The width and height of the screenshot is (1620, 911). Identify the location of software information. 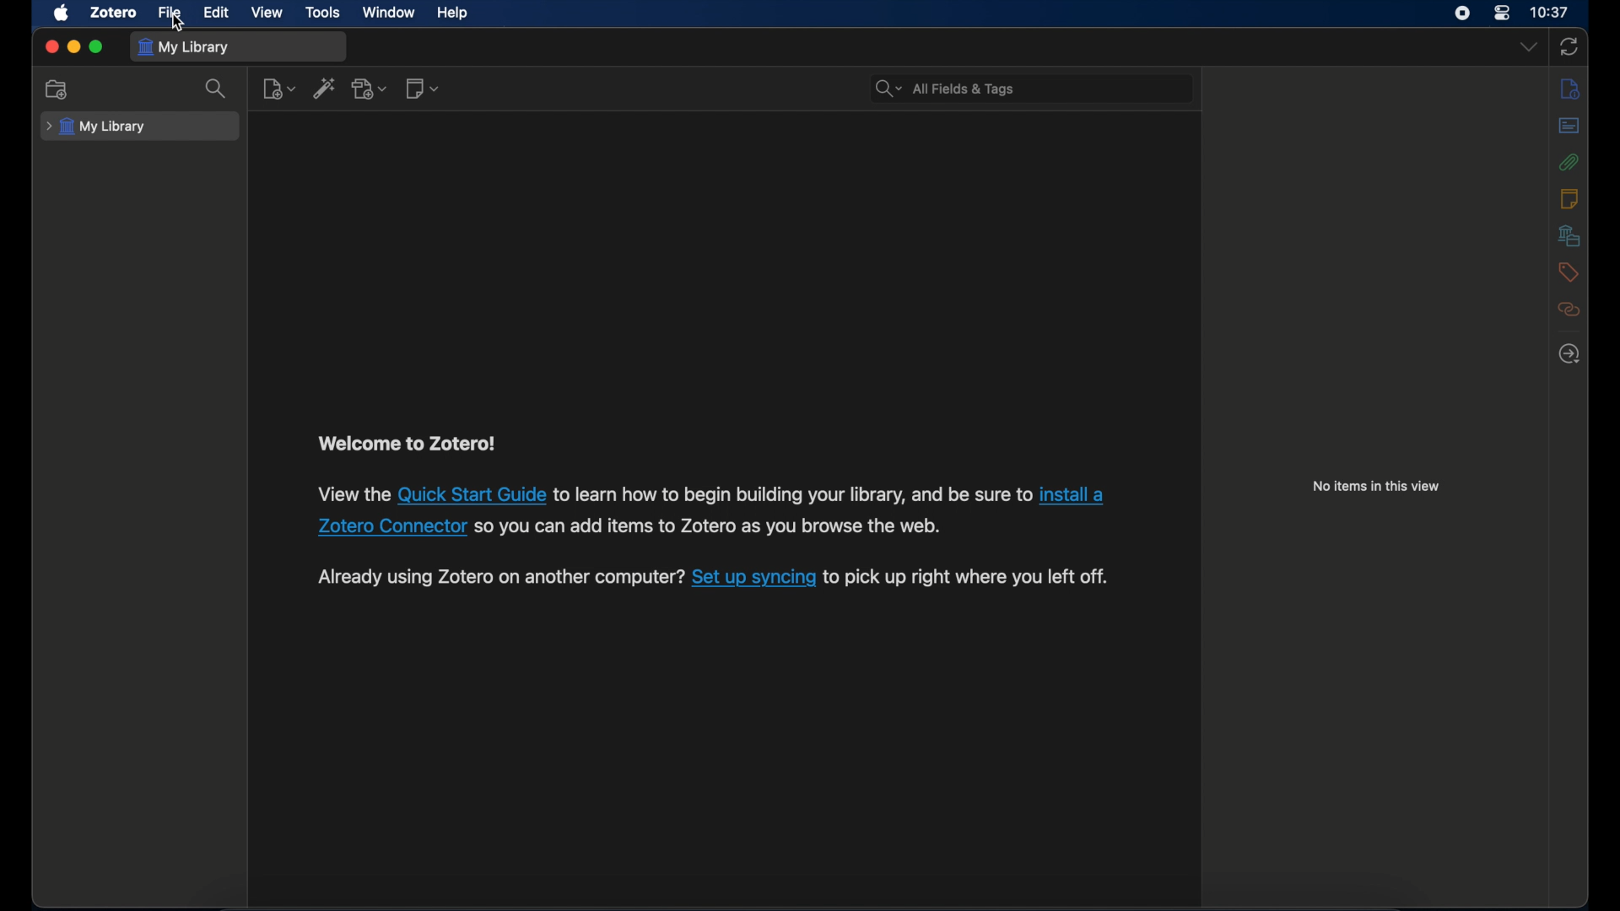
(969, 576).